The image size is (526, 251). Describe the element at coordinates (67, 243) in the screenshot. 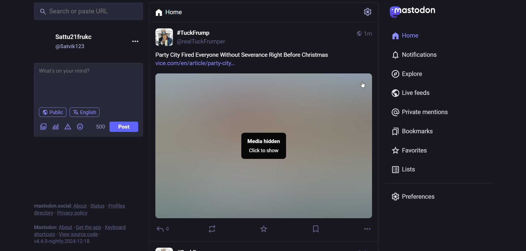

I see `Version` at that location.